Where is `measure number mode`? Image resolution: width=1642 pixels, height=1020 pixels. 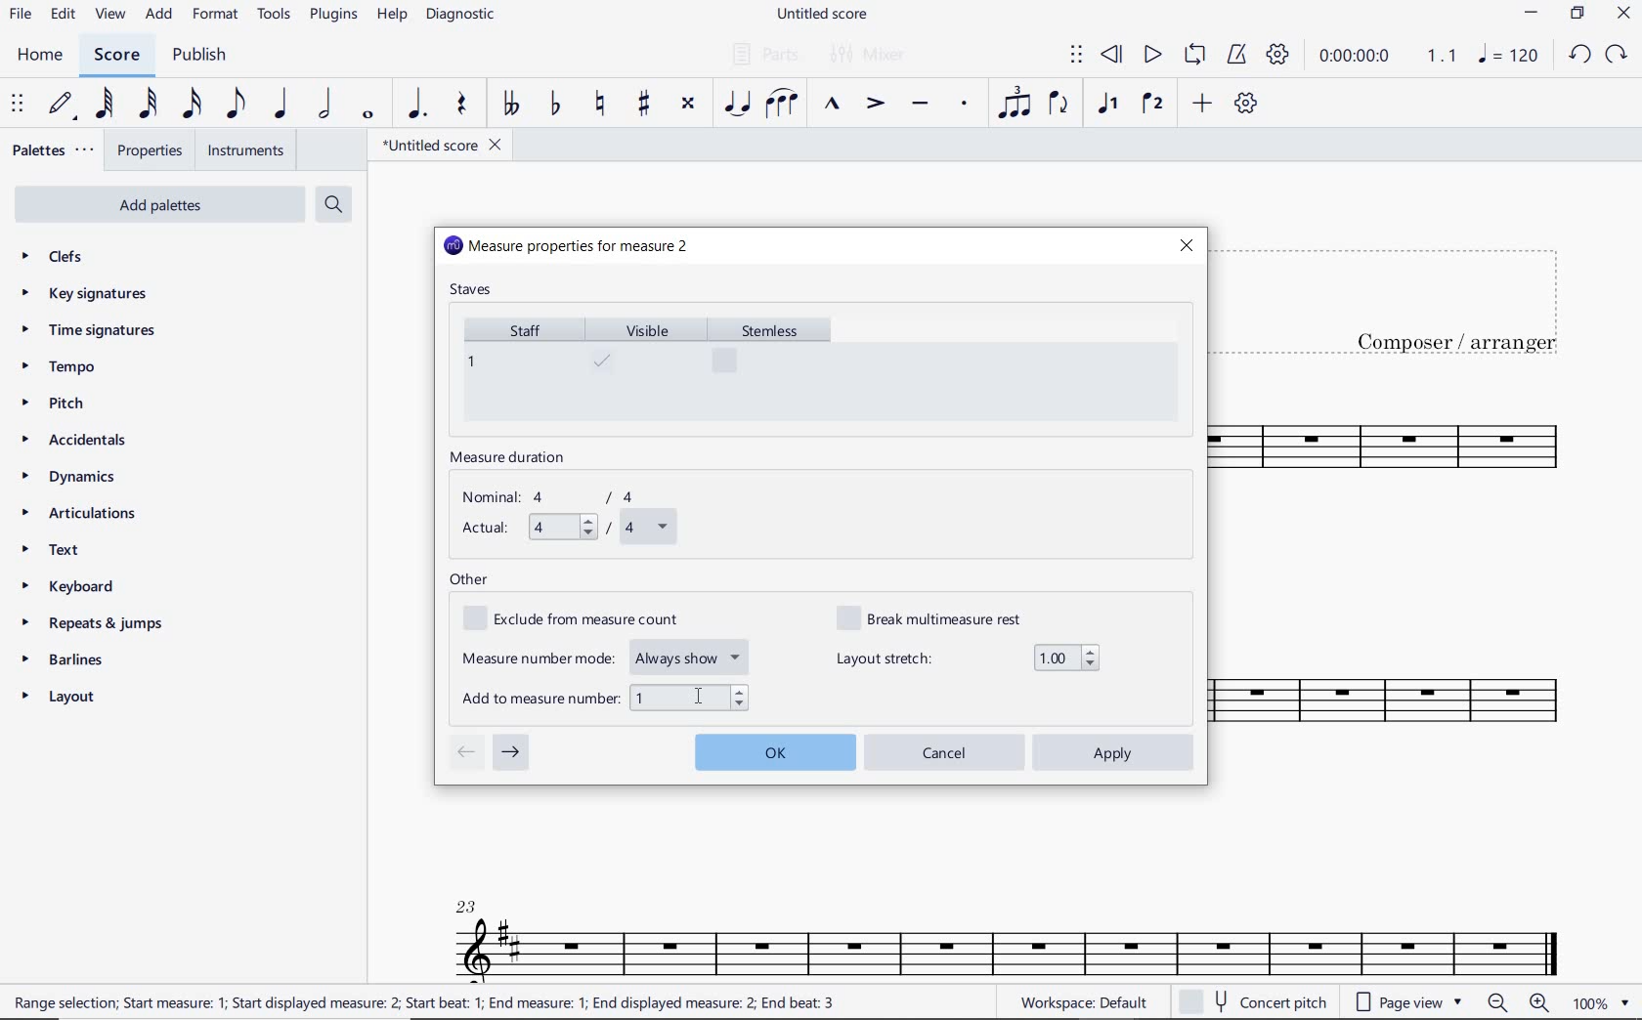
measure number mode is located at coordinates (607, 655).